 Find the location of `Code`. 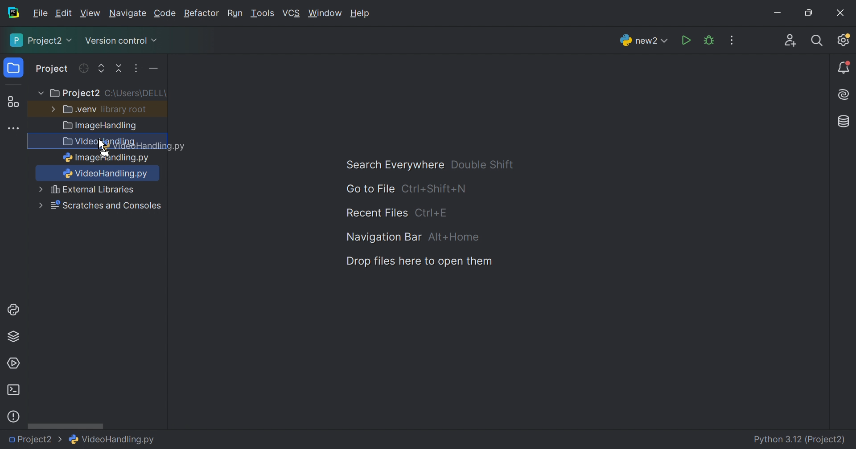

Code is located at coordinates (166, 14).